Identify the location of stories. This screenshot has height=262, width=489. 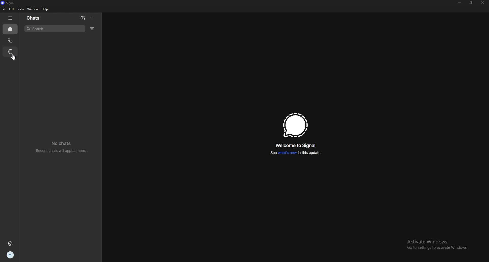
(10, 52).